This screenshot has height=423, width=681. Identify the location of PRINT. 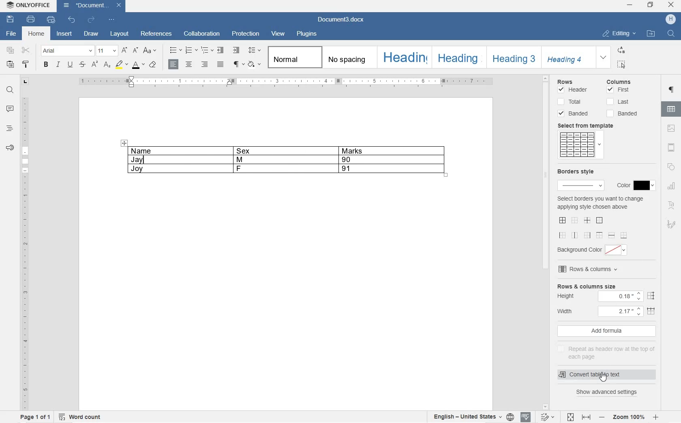
(30, 19).